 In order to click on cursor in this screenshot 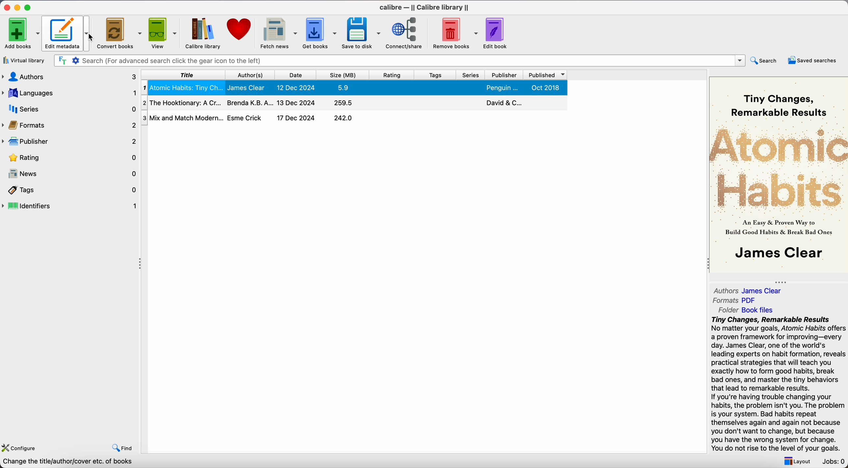, I will do `click(91, 37)`.